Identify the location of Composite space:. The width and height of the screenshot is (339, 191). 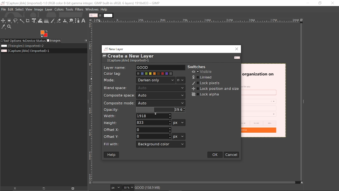
(117, 95).